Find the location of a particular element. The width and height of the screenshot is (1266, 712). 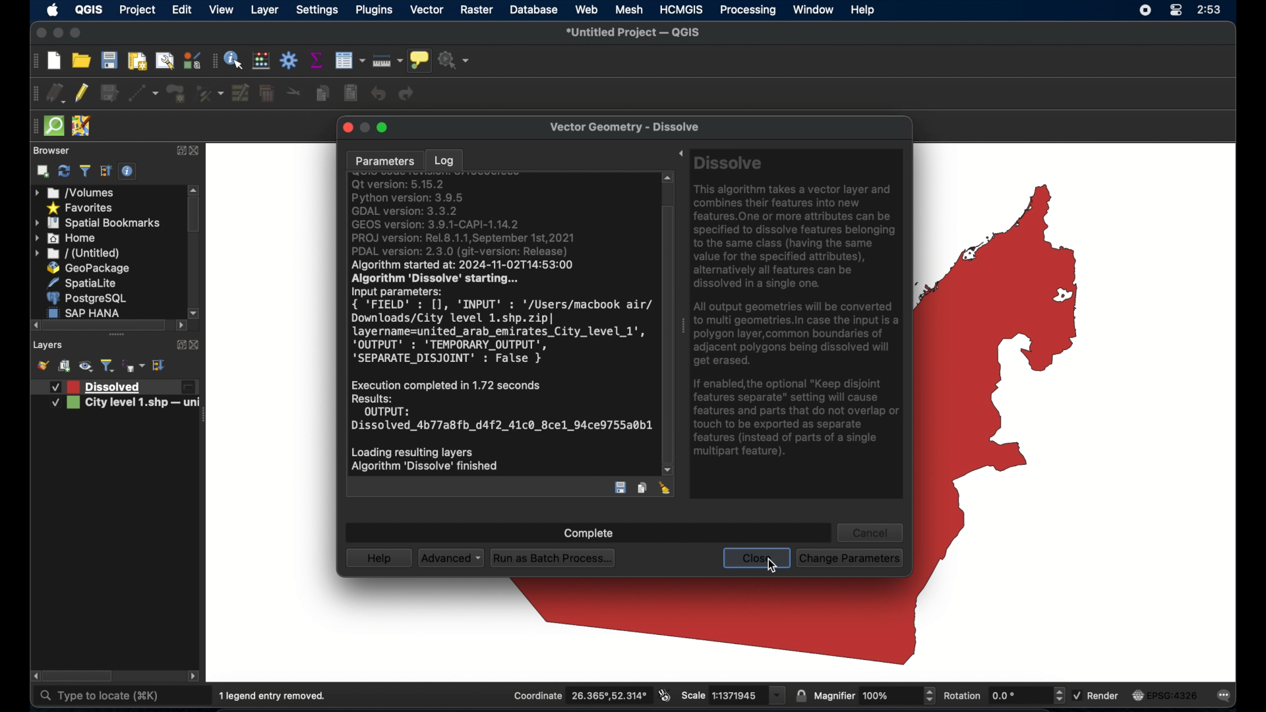

maximize is located at coordinates (40, 34).